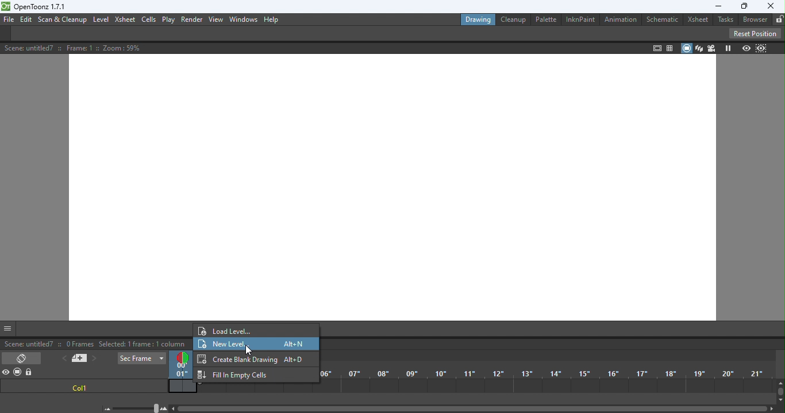  Describe the element at coordinates (217, 20) in the screenshot. I see `View` at that location.